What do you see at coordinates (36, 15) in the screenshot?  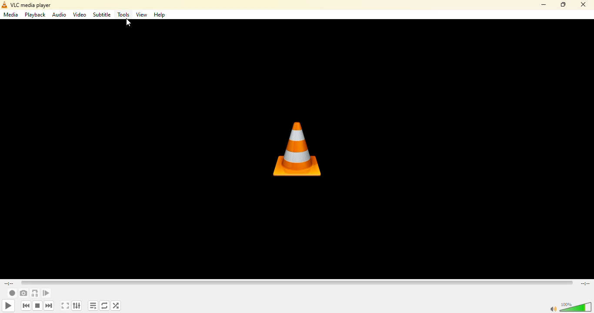 I see `playback` at bounding box center [36, 15].